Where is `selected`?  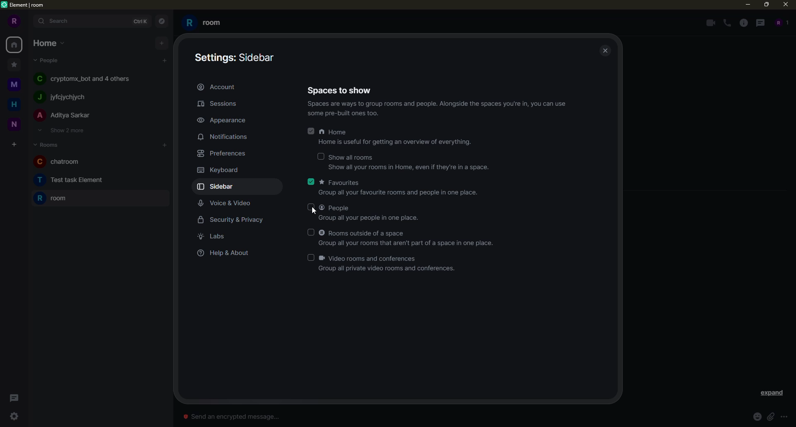 selected is located at coordinates (310, 131).